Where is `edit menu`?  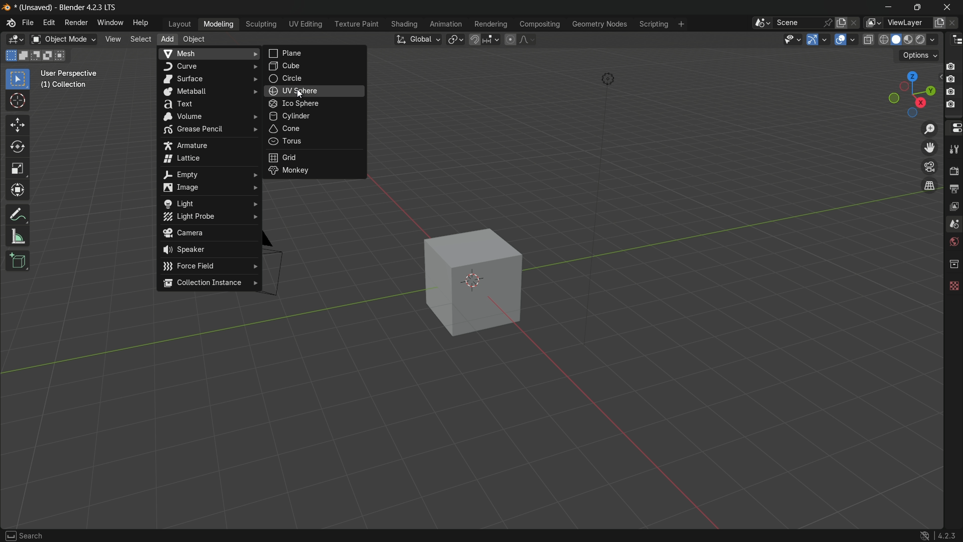 edit menu is located at coordinates (50, 23).